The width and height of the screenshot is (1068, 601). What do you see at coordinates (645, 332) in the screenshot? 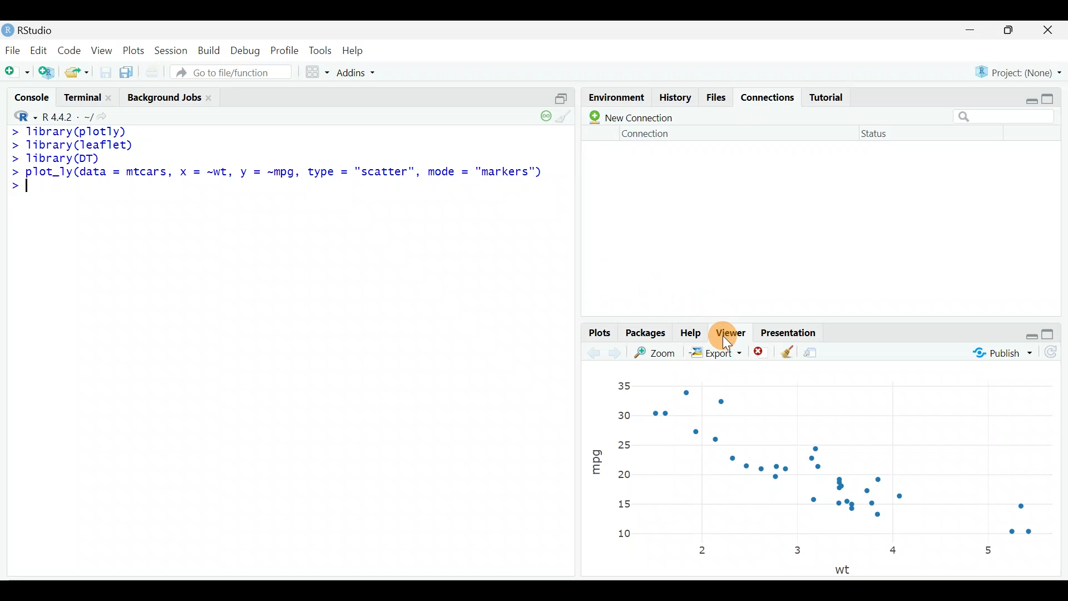
I see `Packages` at bounding box center [645, 332].